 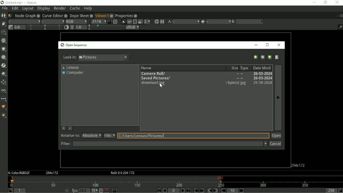 What do you see at coordinates (255, 57) in the screenshot?
I see `Back` at bounding box center [255, 57].